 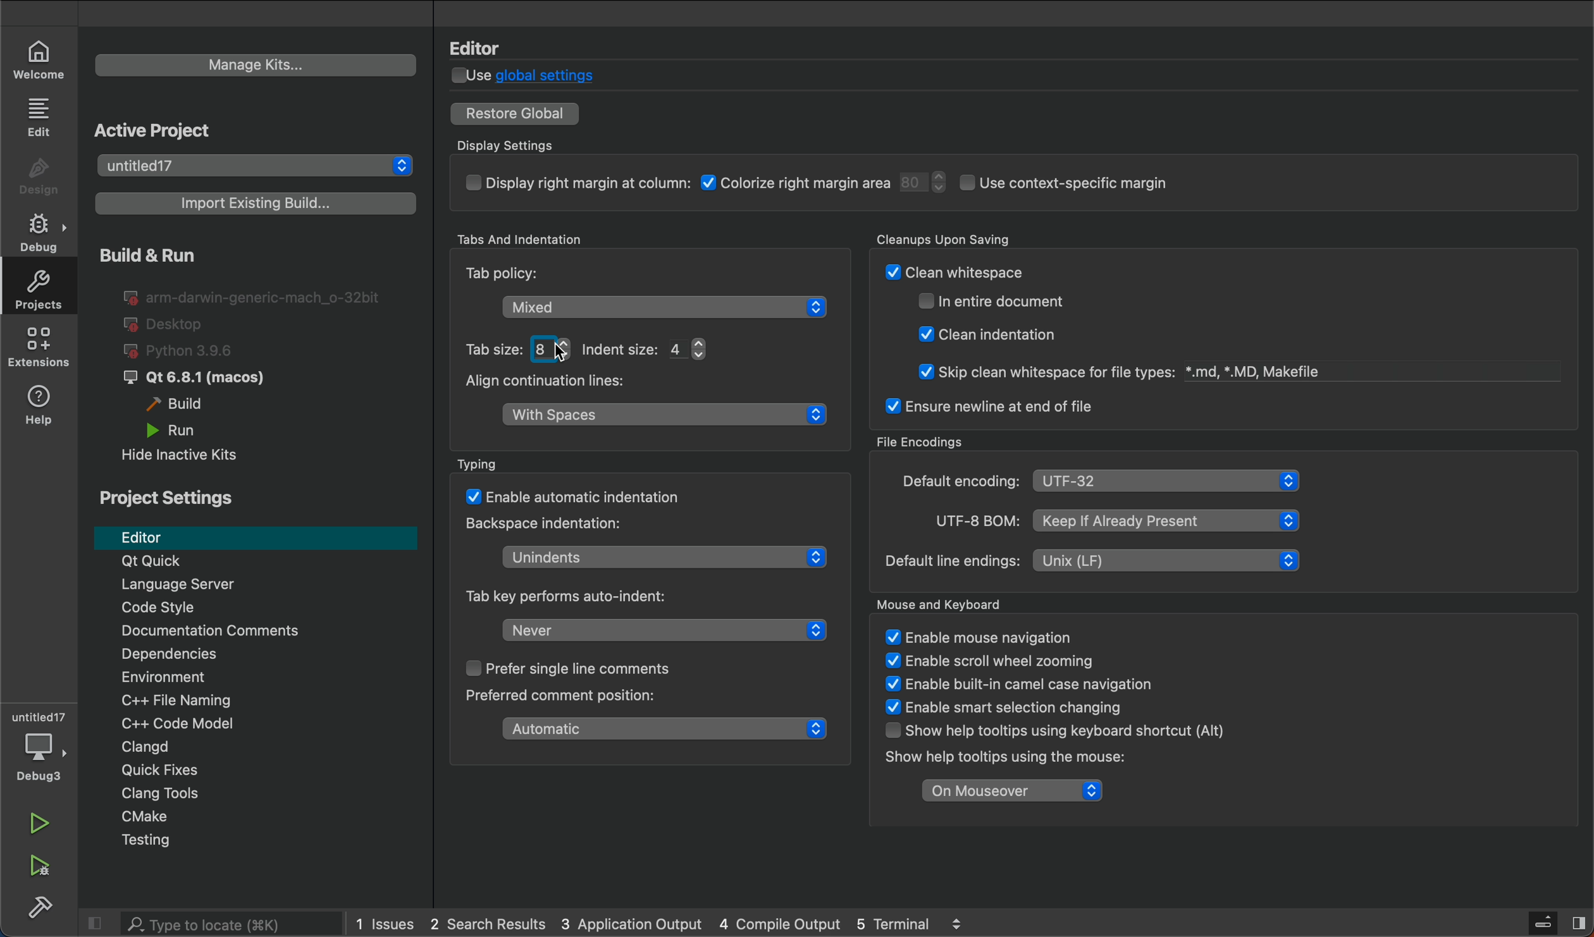 I want to click on Cleanups Upon Saving, so click(x=977, y=238).